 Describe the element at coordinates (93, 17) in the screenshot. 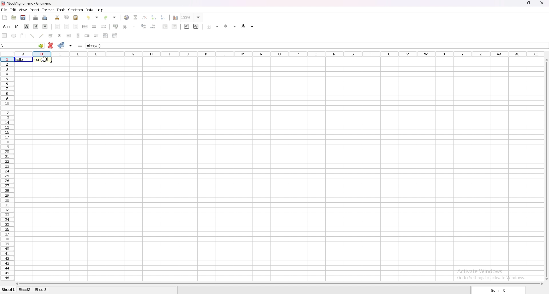

I see `undo` at that location.